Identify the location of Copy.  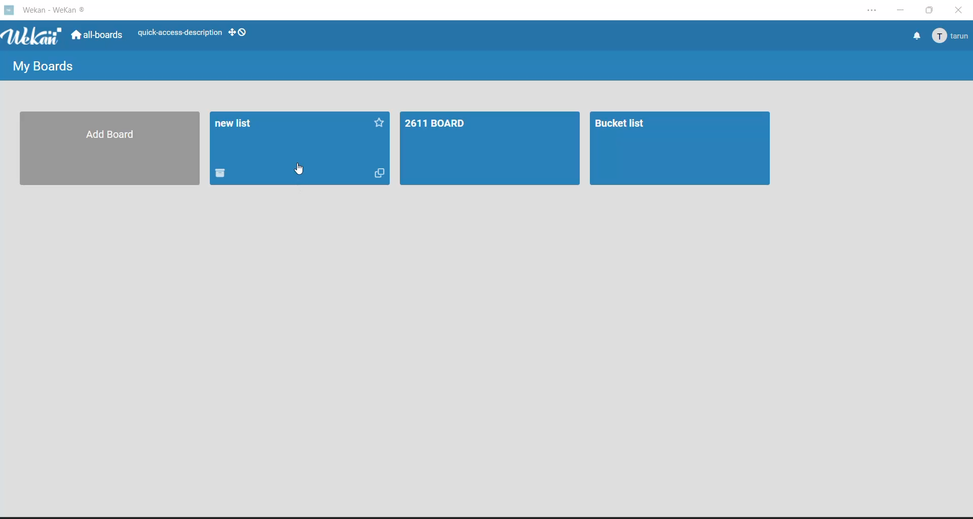
(375, 176).